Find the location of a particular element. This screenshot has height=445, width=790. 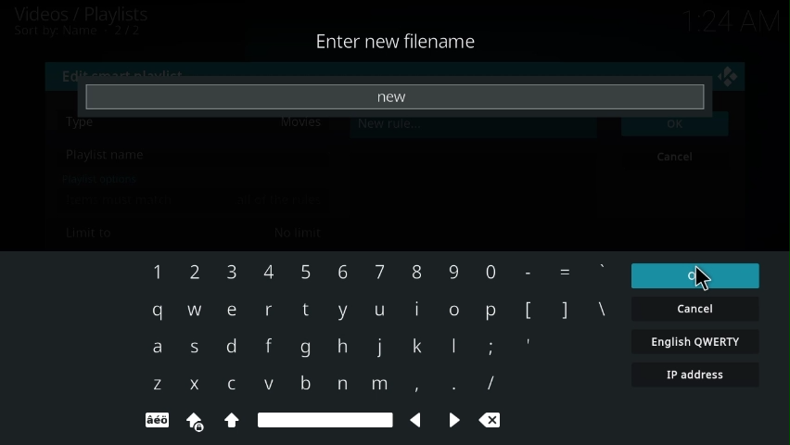

edit smart playlist is located at coordinates (132, 77).